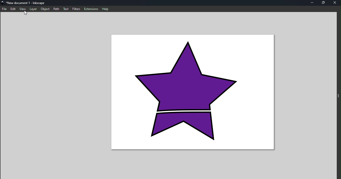 The height and width of the screenshot is (179, 341). Describe the element at coordinates (27, 14) in the screenshot. I see `Cursor` at that location.